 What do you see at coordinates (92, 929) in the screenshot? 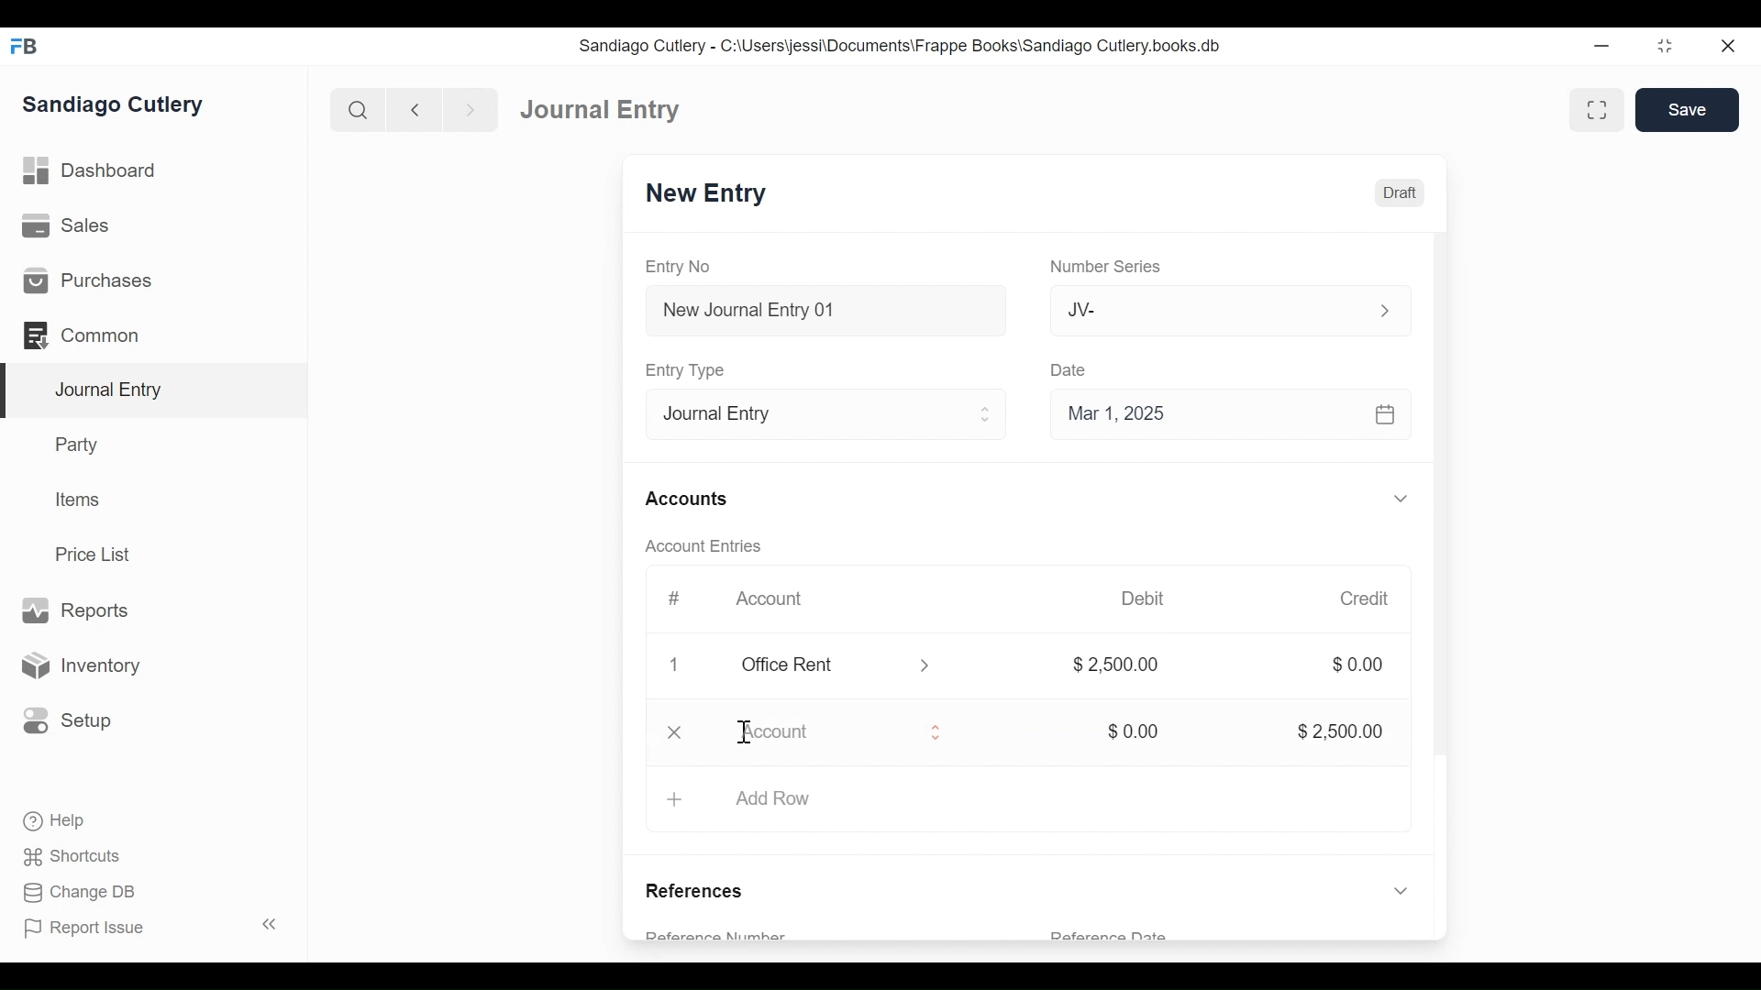
I see `Report Issue` at bounding box center [92, 929].